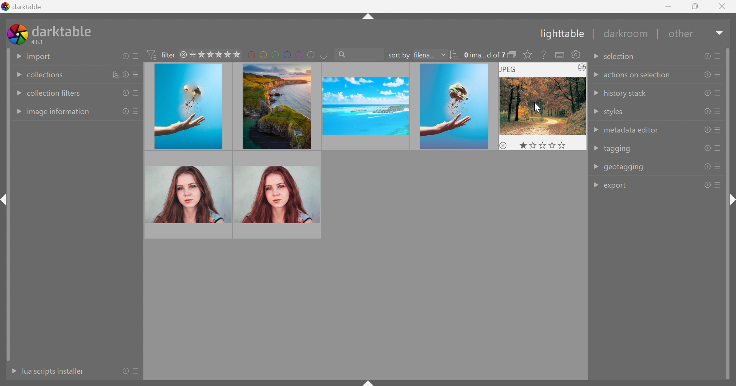 Image resolution: width=736 pixels, height=386 pixels. I want to click on lua scripts instaler, so click(53, 371).